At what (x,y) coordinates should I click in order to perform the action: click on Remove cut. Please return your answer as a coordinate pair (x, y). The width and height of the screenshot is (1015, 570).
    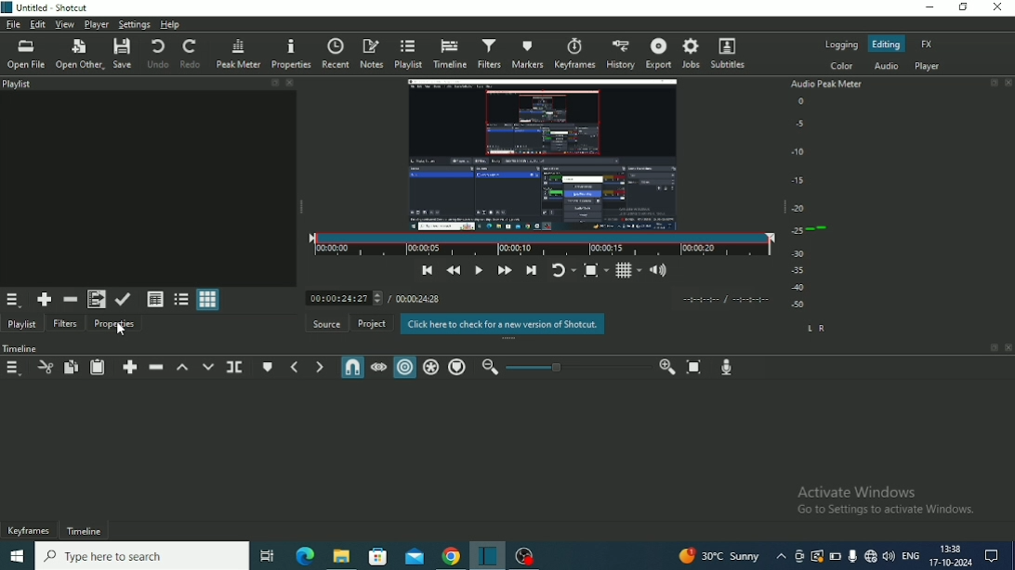
    Looking at the image, I should click on (70, 299).